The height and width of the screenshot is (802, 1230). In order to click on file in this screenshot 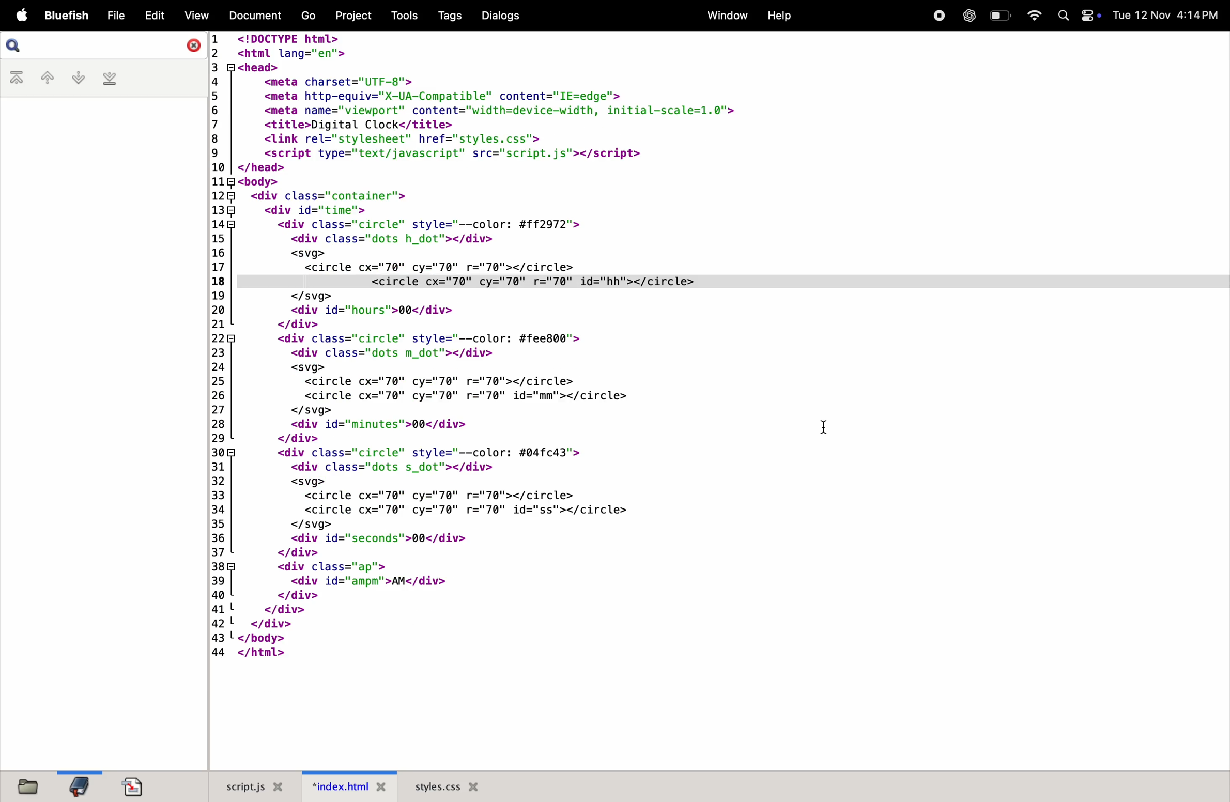, I will do `click(112, 16)`.